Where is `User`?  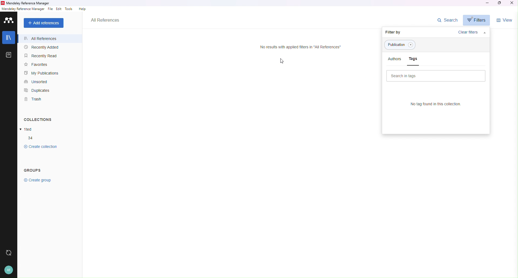 User is located at coordinates (9, 270).